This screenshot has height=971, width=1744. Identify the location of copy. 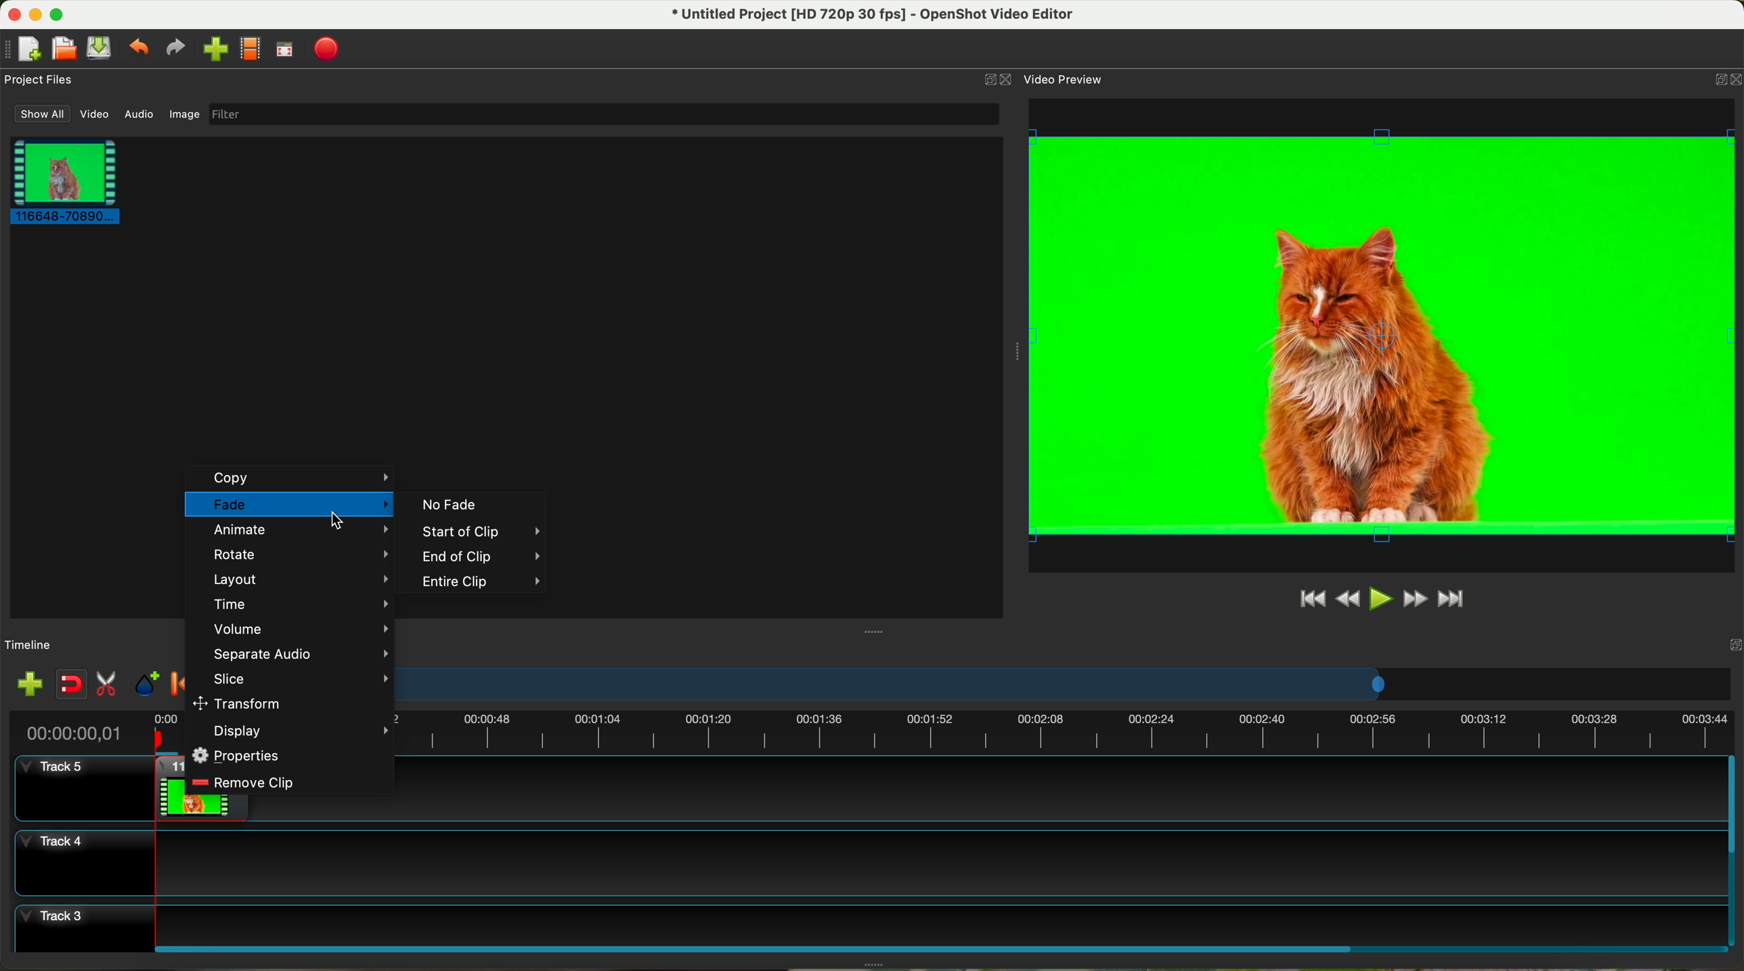
(292, 478).